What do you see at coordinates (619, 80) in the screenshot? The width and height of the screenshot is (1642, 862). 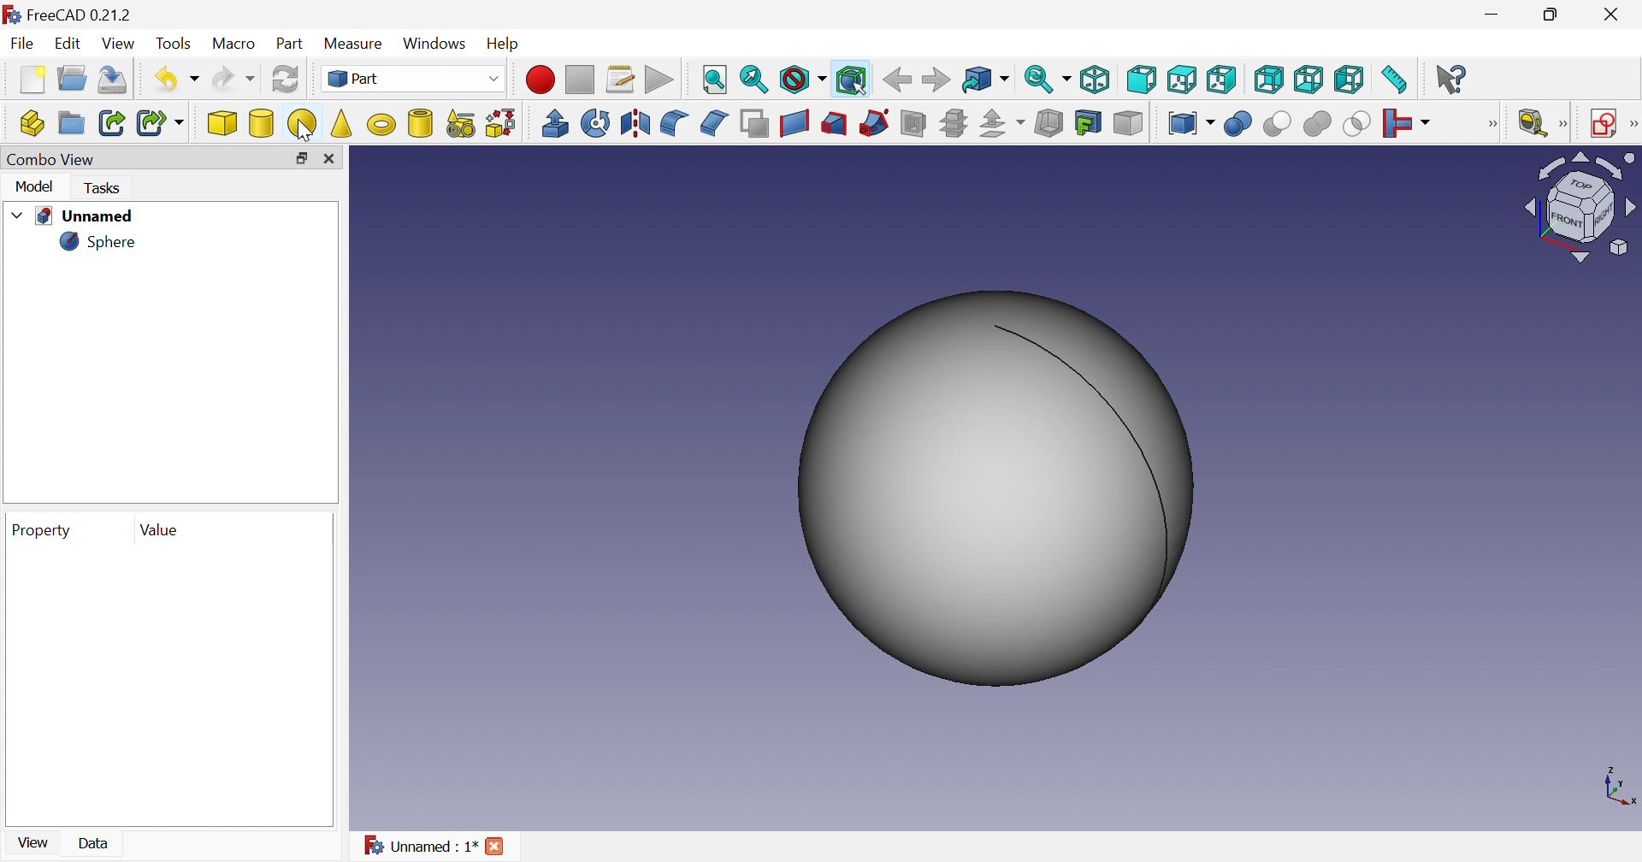 I see `Macros...` at bounding box center [619, 80].